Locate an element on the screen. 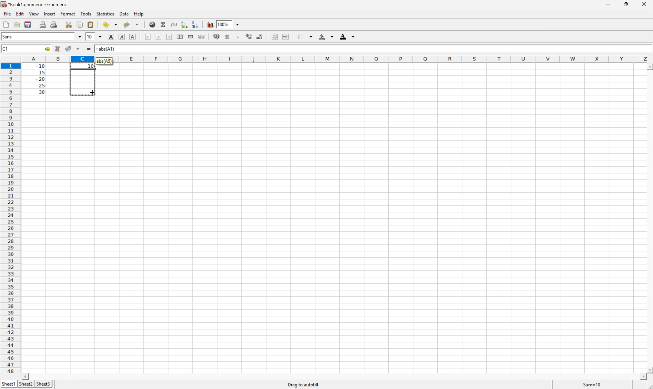 This screenshot has height=389, width=653. C1 is located at coordinates (6, 48).